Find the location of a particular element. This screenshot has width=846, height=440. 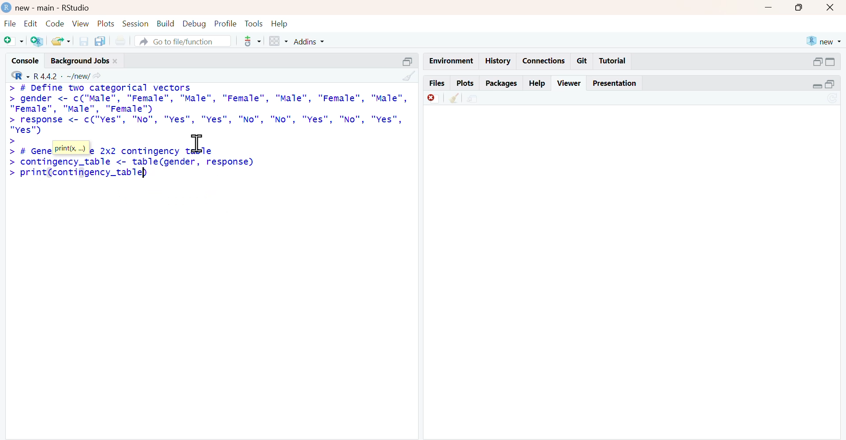

R 4.4.2 ~/new/ is located at coordinates (62, 77).